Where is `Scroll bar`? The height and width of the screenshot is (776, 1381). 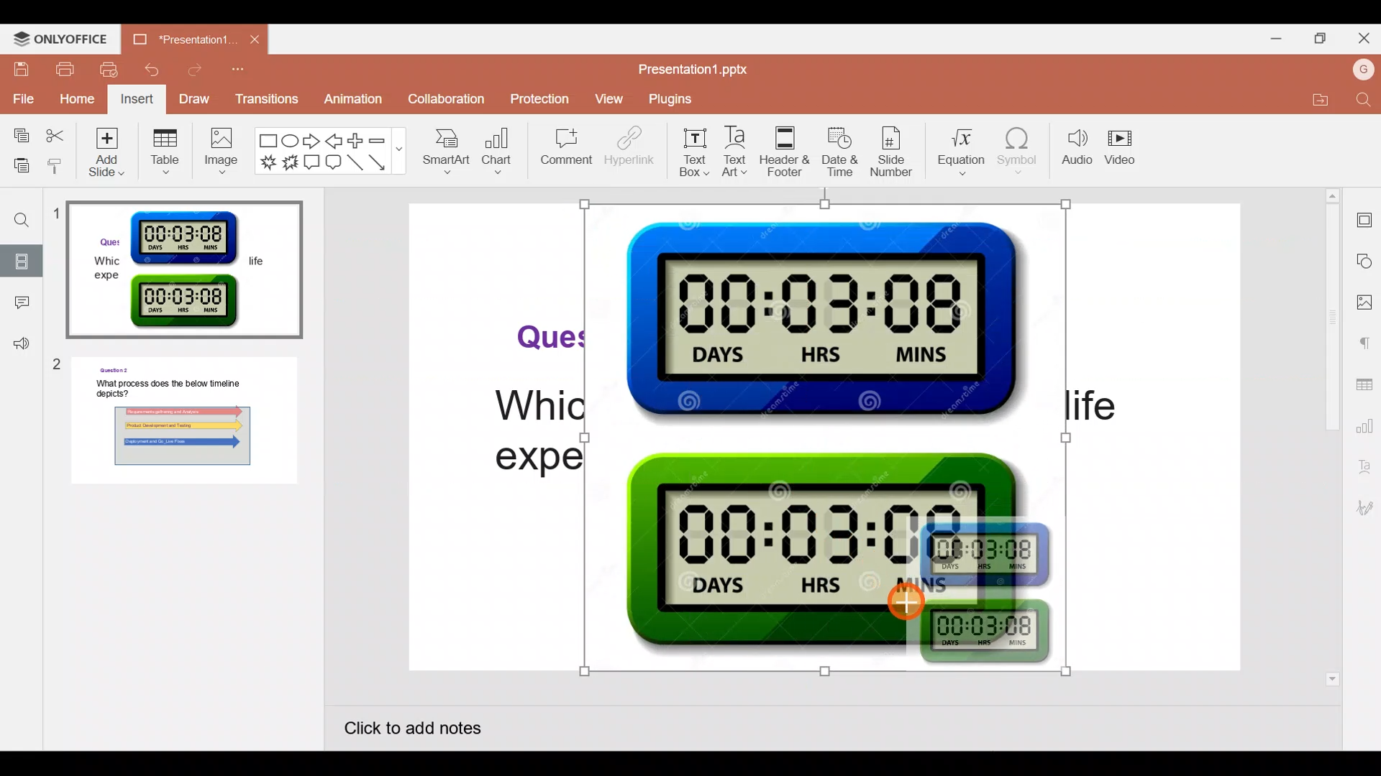
Scroll bar is located at coordinates (1334, 437).